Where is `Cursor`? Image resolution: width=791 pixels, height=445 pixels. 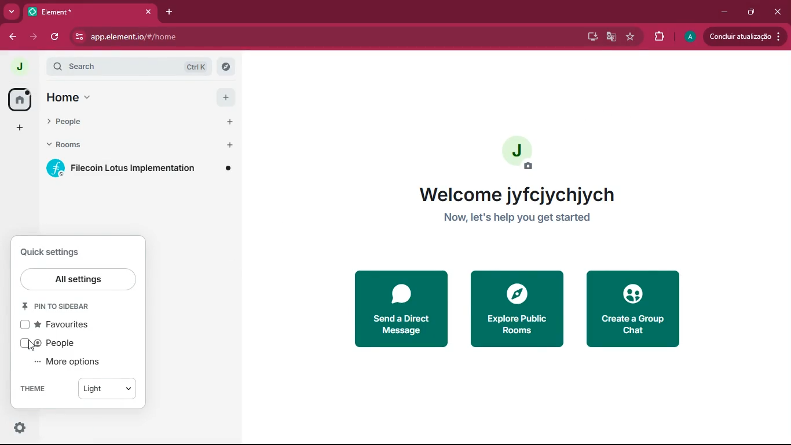 Cursor is located at coordinates (32, 344).